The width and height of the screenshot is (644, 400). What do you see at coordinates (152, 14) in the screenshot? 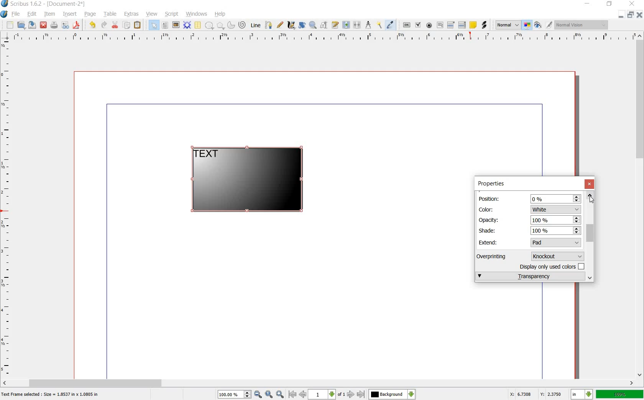
I see `view` at bounding box center [152, 14].